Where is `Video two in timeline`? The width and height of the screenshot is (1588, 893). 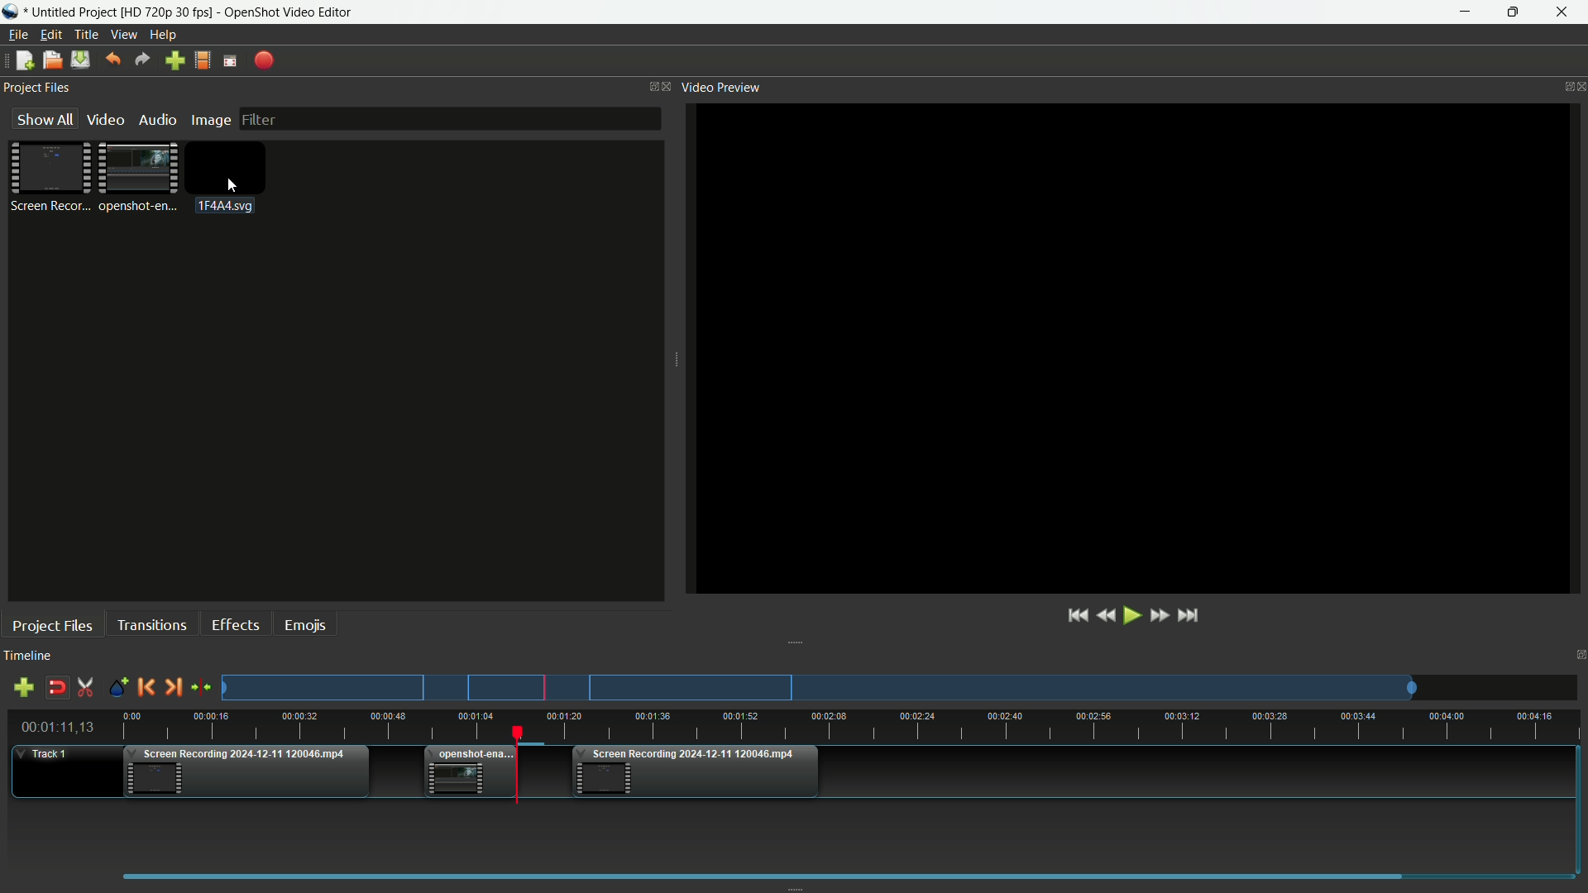
Video two in timeline is located at coordinates (471, 772).